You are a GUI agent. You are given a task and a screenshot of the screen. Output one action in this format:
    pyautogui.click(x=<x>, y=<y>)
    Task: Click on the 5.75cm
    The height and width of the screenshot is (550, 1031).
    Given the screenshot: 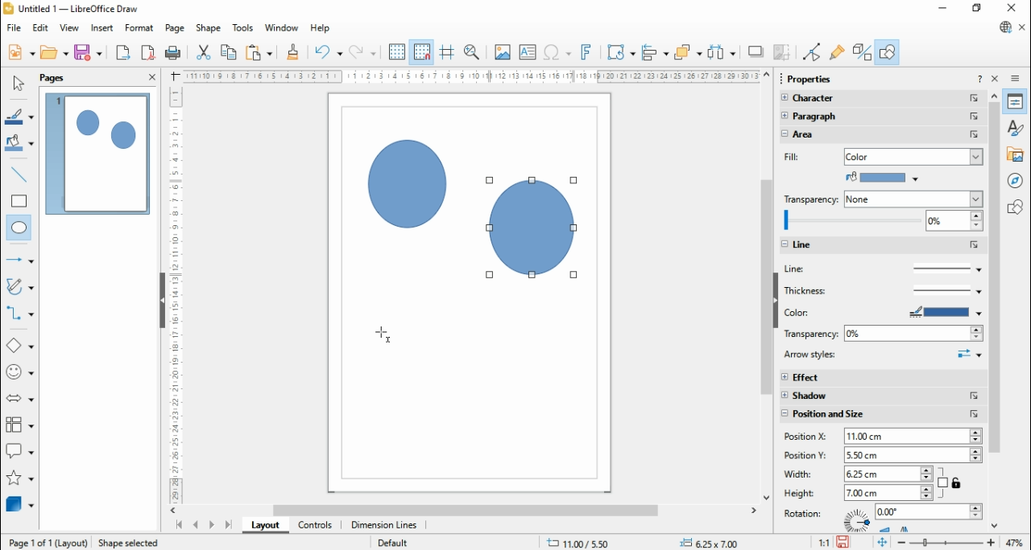 What is the action you would take?
    pyautogui.click(x=888, y=473)
    